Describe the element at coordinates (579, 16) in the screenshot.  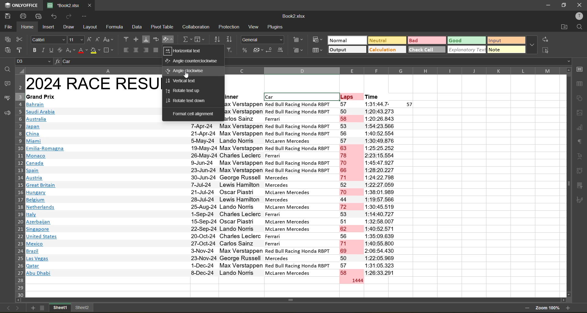
I see `profile` at that location.